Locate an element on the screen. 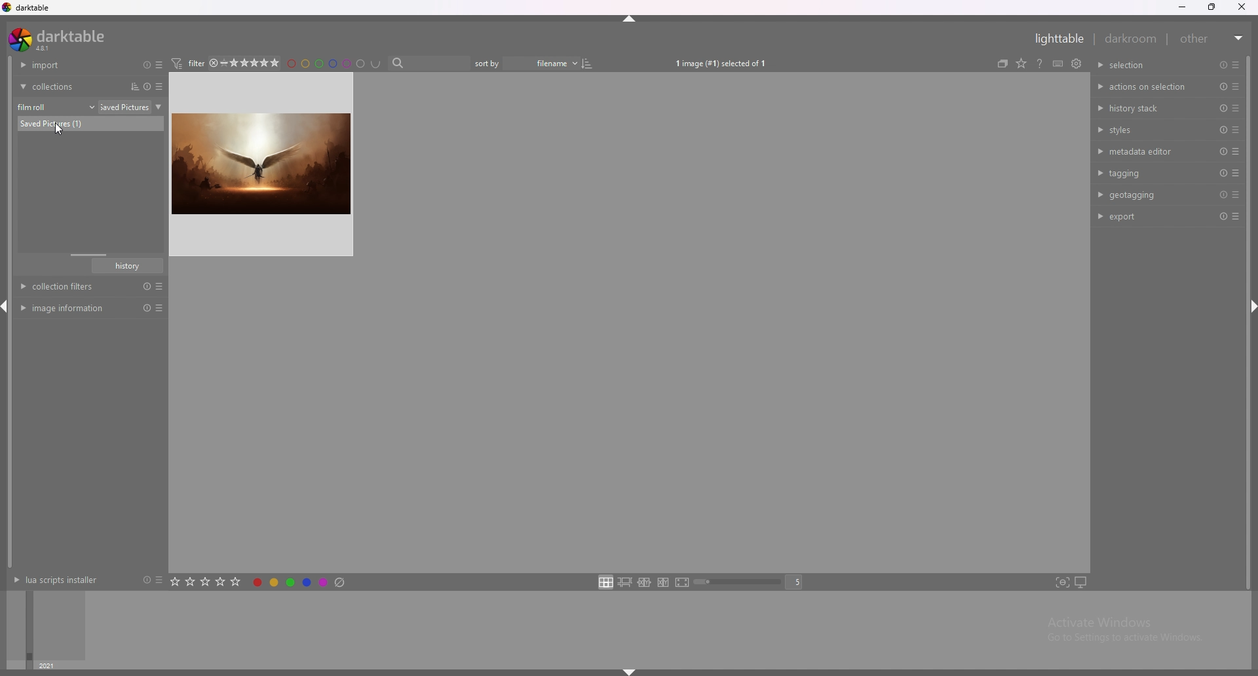 The height and width of the screenshot is (676, 1258). film roll is located at coordinates (56, 107).